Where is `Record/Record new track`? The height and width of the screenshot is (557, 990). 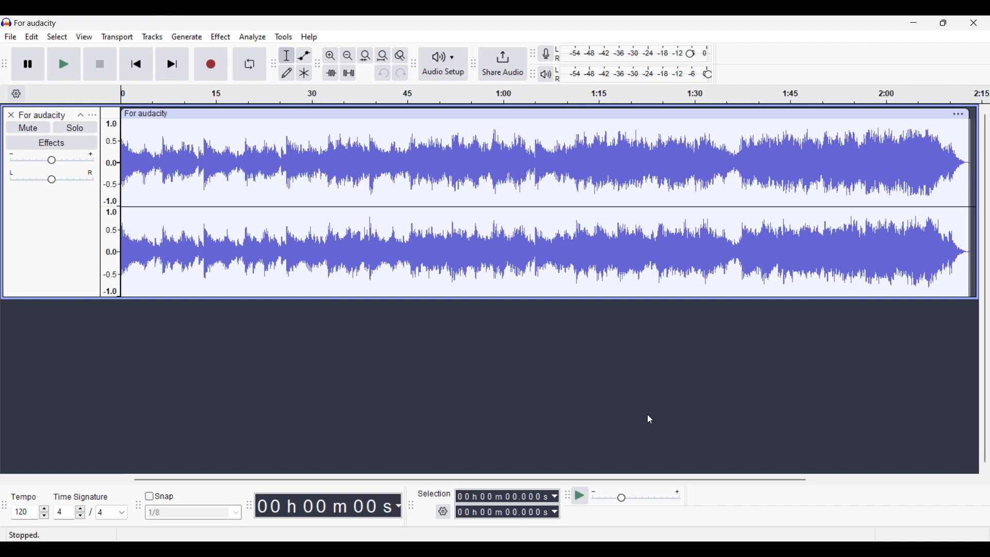 Record/Record new track is located at coordinates (211, 64).